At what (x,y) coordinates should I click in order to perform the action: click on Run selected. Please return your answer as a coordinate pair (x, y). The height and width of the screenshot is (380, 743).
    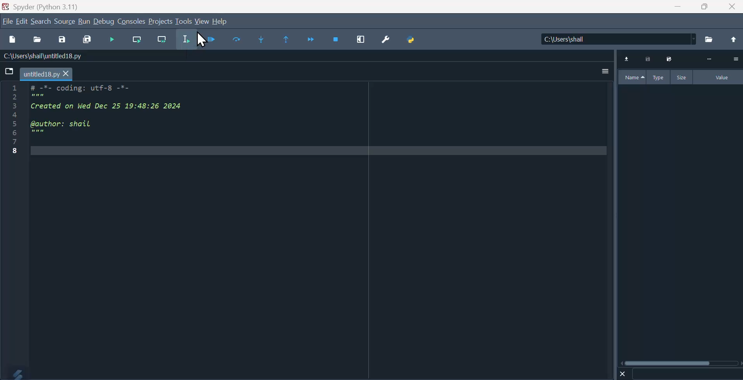
    Looking at the image, I should click on (186, 40).